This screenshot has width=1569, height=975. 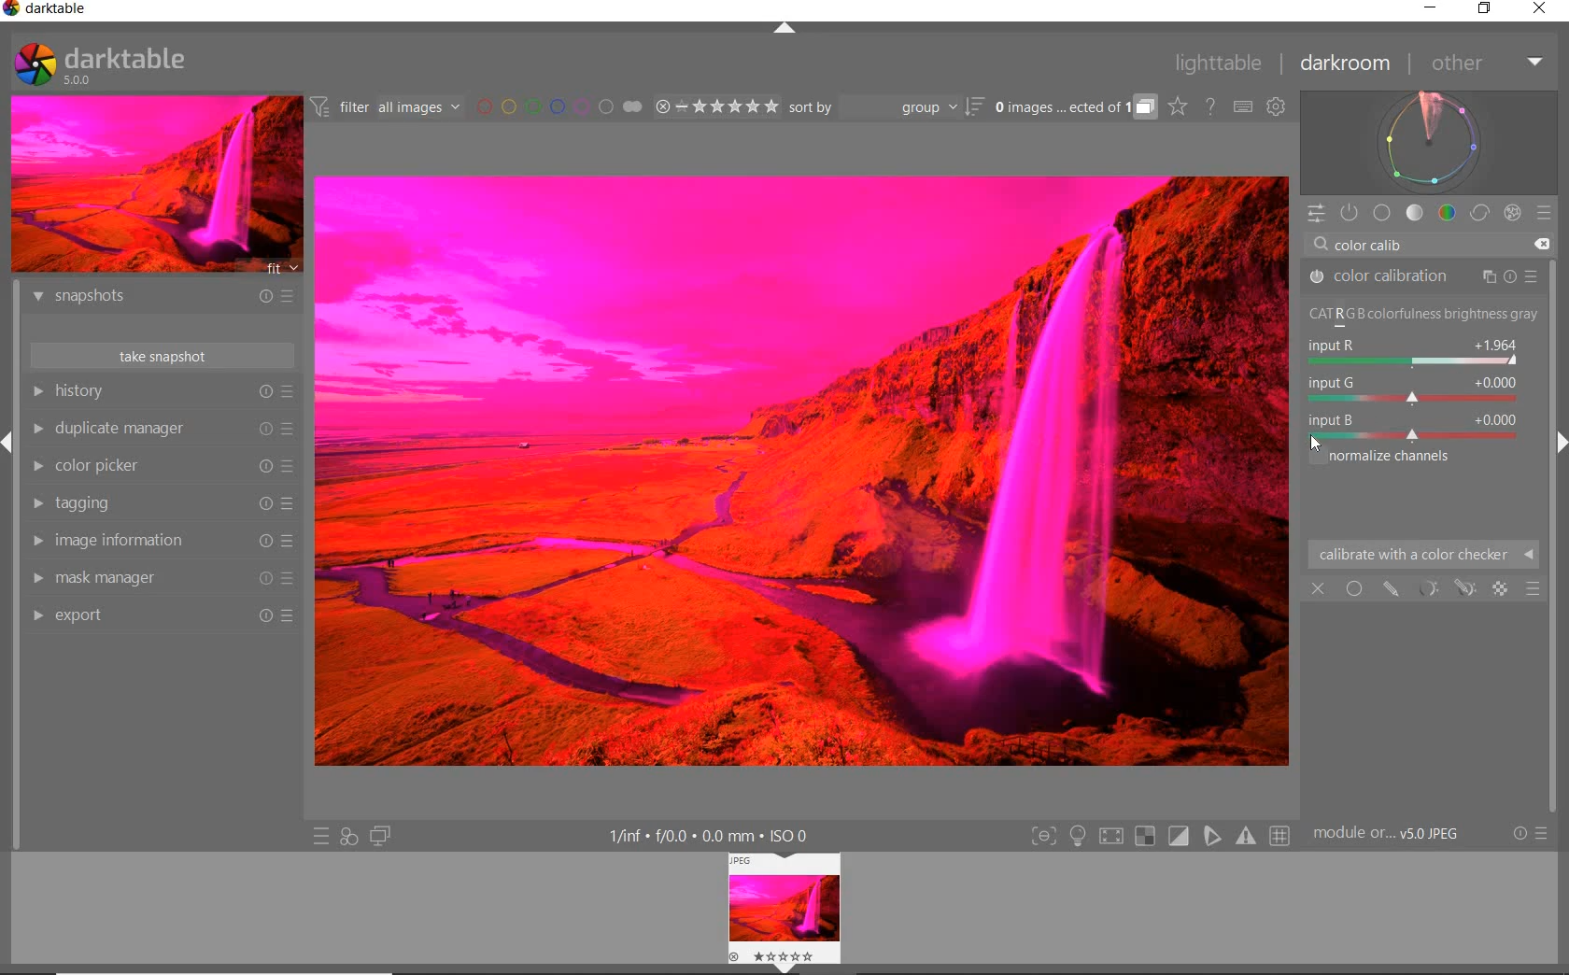 I want to click on color picker, so click(x=161, y=466).